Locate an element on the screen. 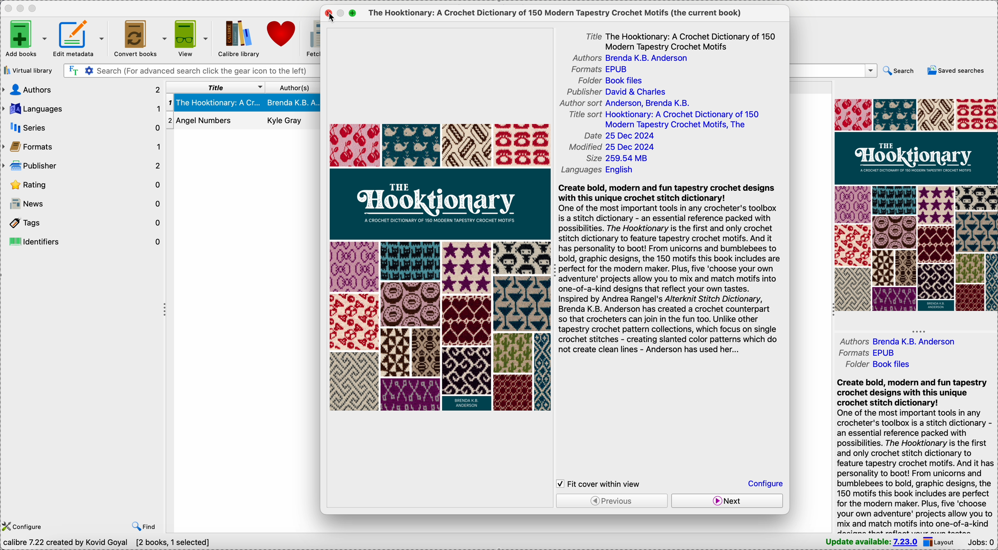 The image size is (998, 550). synopsis is located at coordinates (673, 270).